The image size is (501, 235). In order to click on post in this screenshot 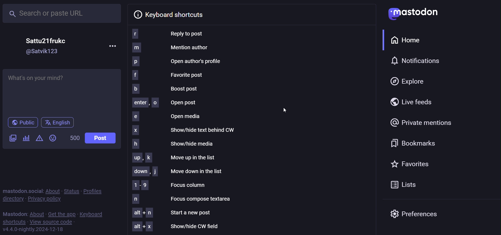, I will do `click(101, 138)`.